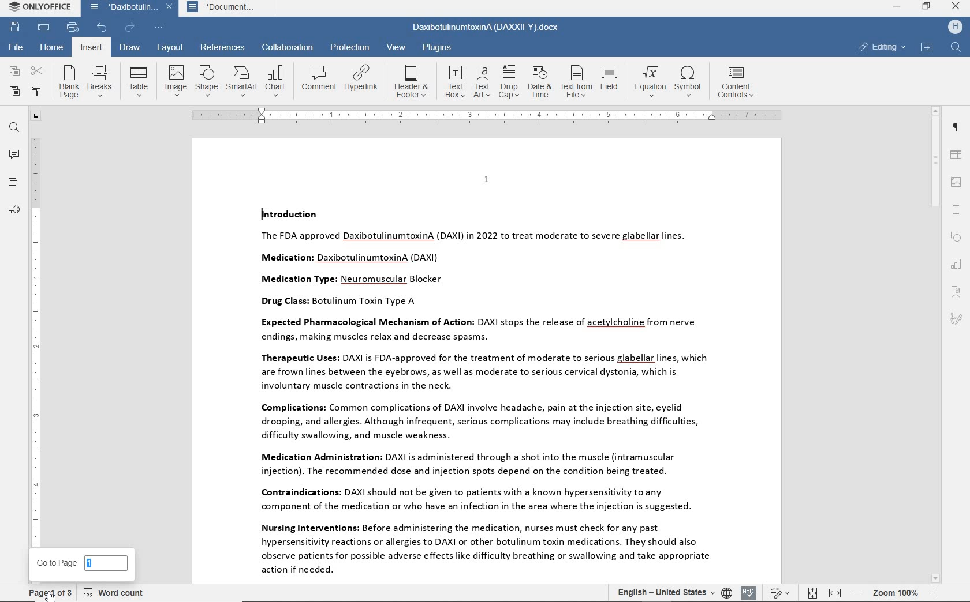 This screenshot has height=602, width=970. What do you see at coordinates (206, 81) in the screenshot?
I see `shape` at bounding box center [206, 81].